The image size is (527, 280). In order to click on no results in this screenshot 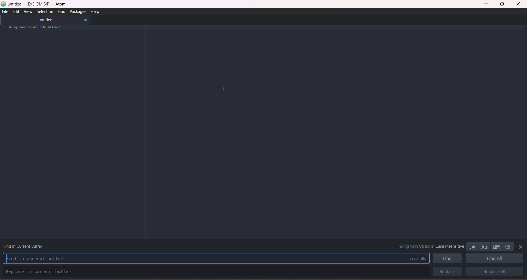, I will do `click(414, 258)`.